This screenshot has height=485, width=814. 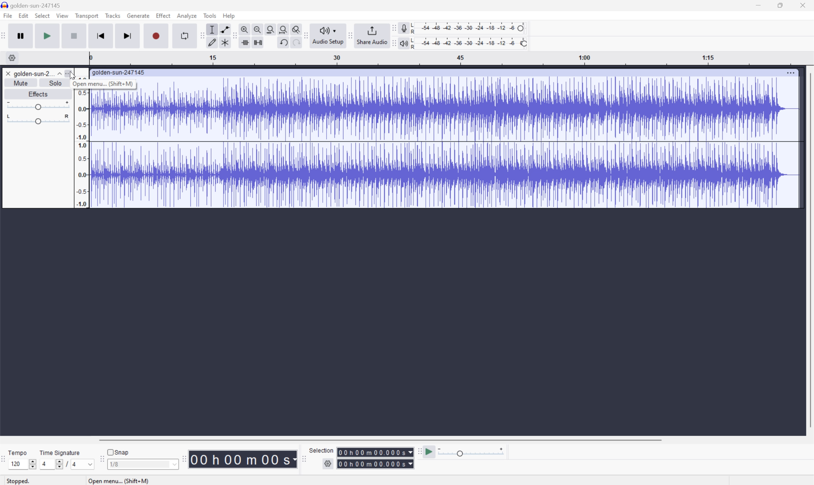 What do you see at coordinates (63, 15) in the screenshot?
I see `View` at bounding box center [63, 15].